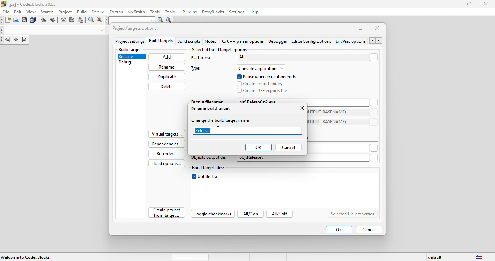 This screenshot has width=495, height=261. I want to click on save, so click(25, 21).